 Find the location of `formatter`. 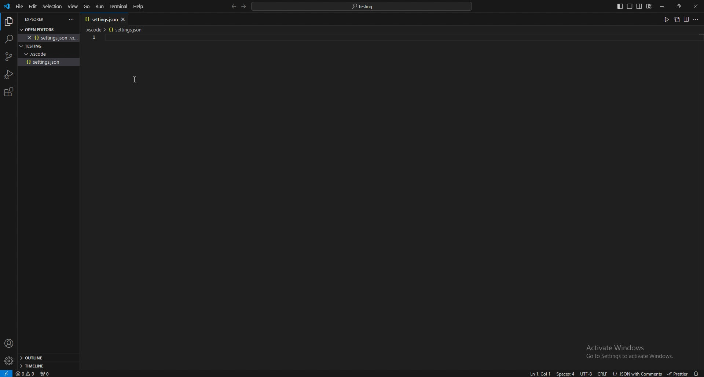

formatter is located at coordinates (676, 374).